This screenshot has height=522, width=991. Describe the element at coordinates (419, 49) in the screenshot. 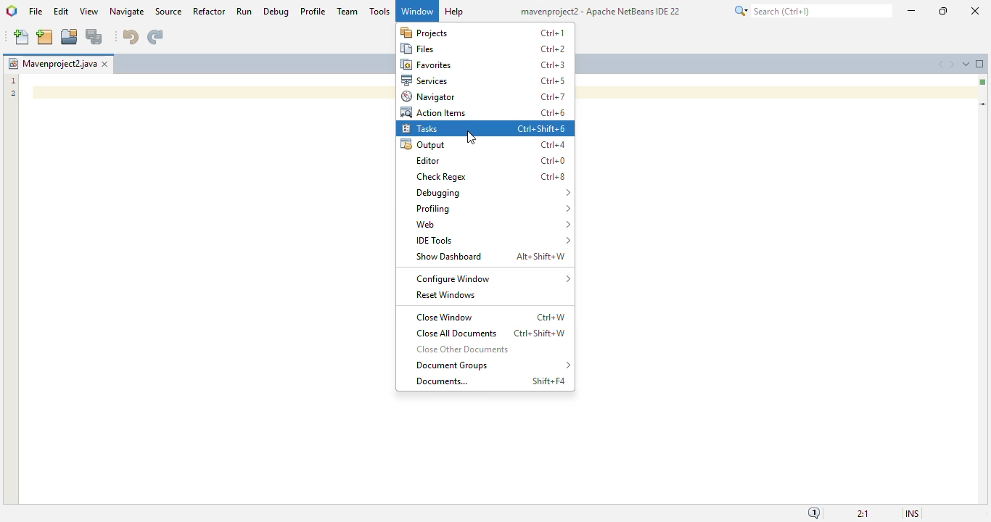

I see `files` at that location.